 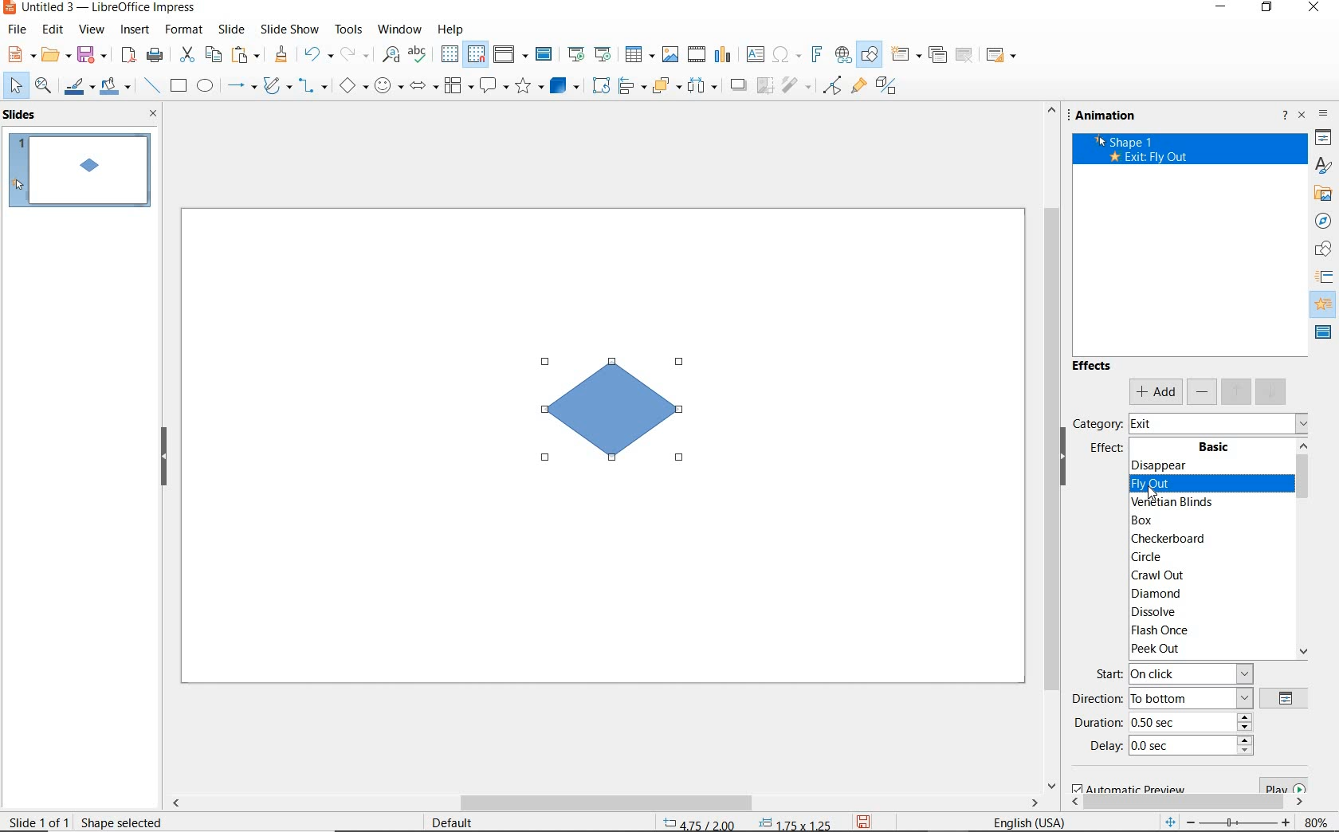 I want to click on insert line, so click(x=152, y=84).